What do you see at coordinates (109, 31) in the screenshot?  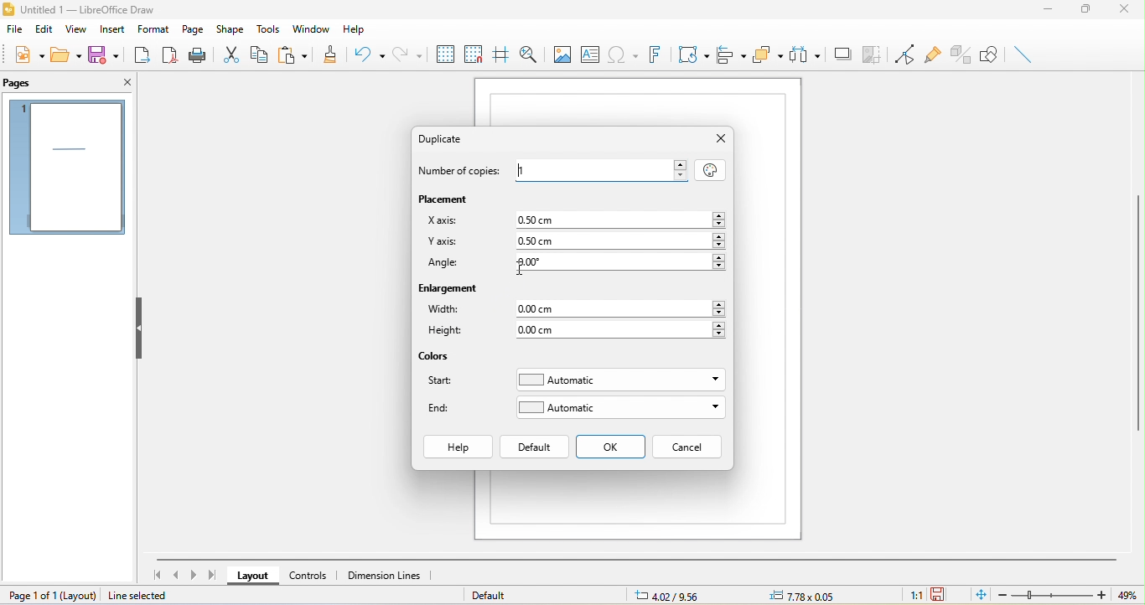 I see `insert` at bounding box center [109, 31].